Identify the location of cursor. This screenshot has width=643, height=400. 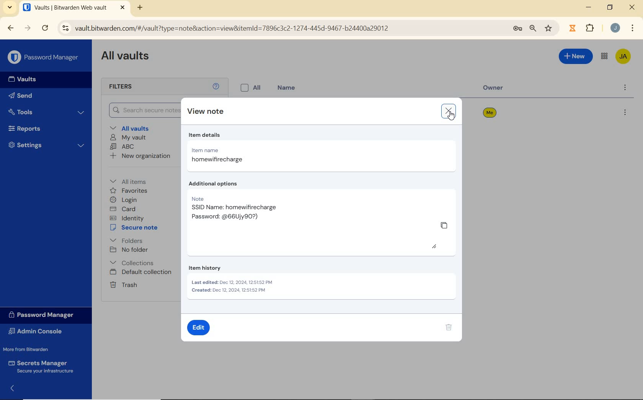
(451, 116).